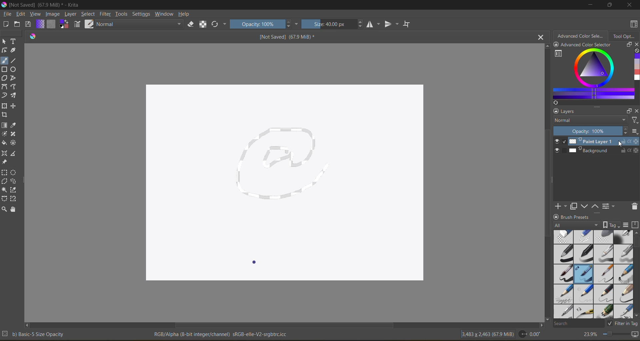 Image resolution: width=640 pixels, height=341 pixels. I want to click on pencil, so click(563, 294).